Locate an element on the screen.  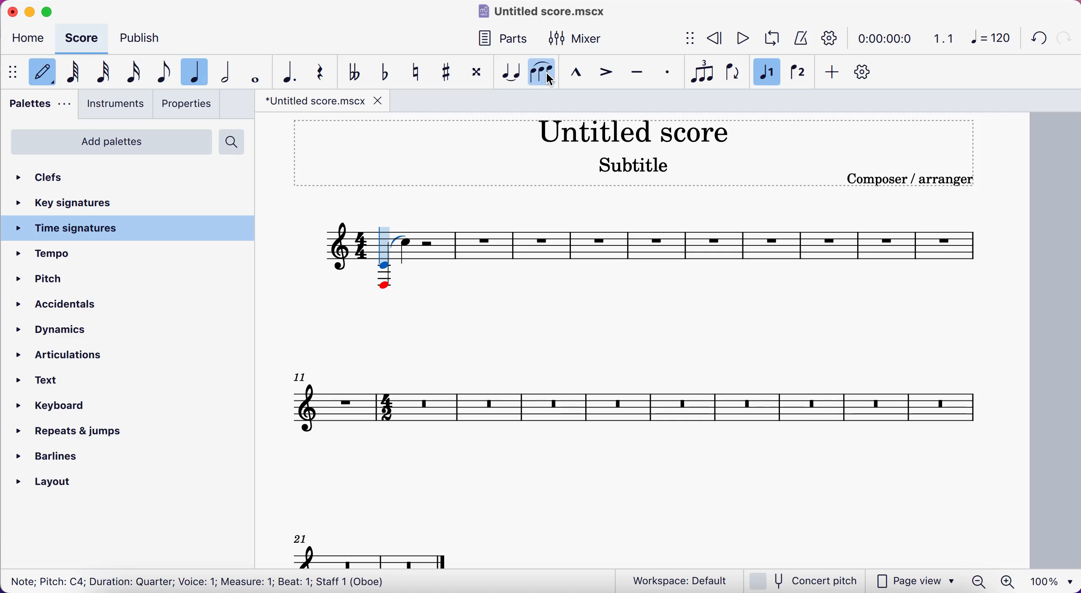
search palette is located at coordinates (231, 140).